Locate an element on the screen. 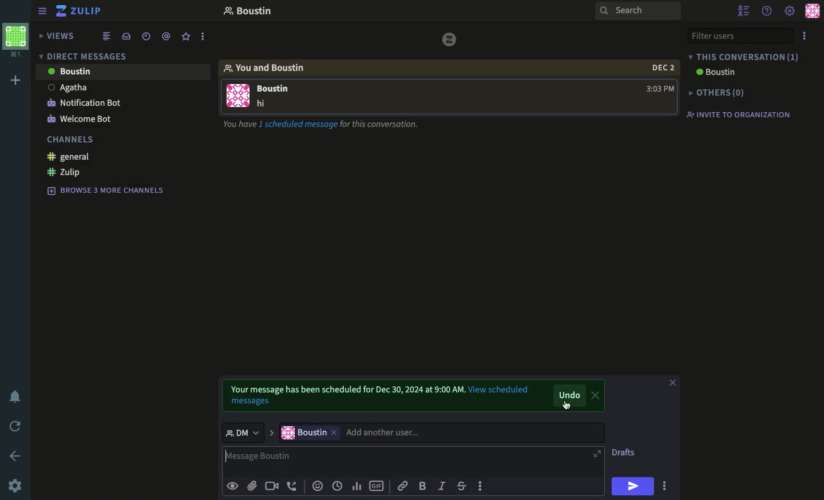  expand is located at coordinates (596, 455).